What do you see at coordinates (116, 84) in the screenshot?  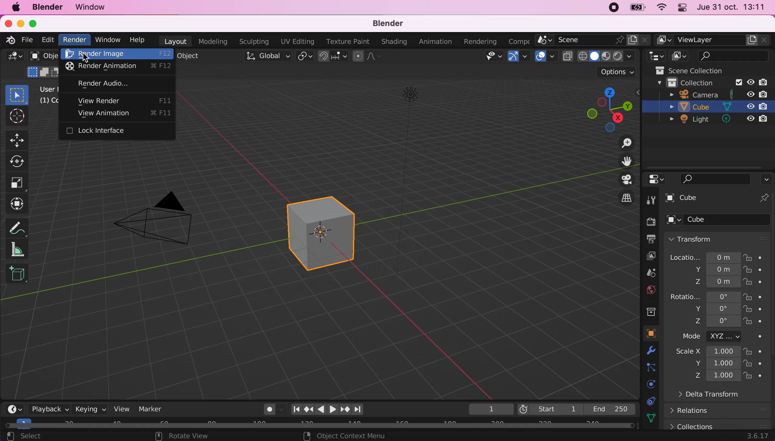 I see `render audio` at bounding box center [116, 84].